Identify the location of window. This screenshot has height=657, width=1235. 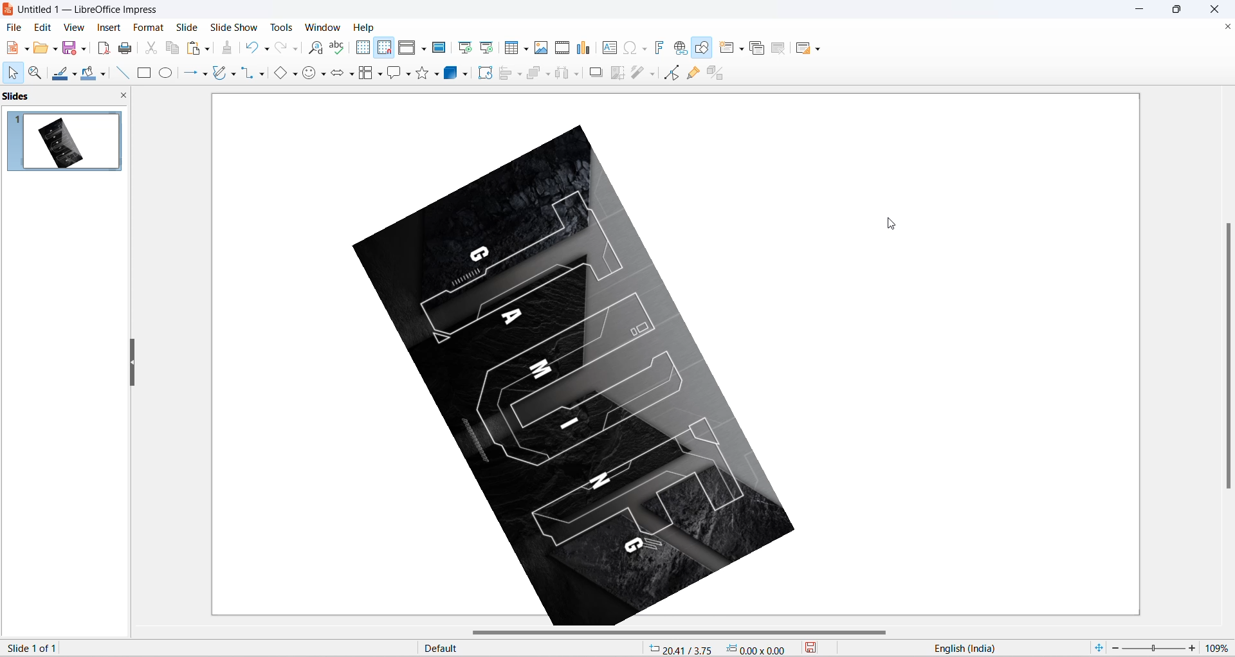
(325, 27).